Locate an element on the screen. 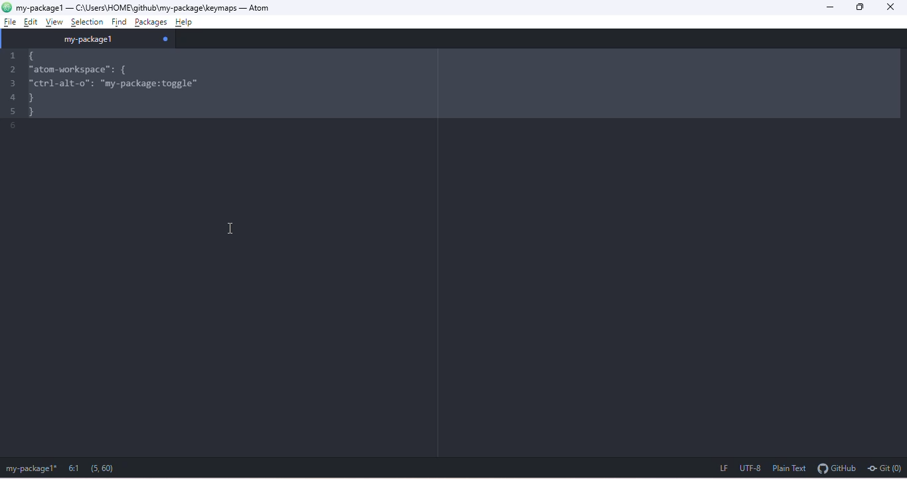 The height and width of the screenshot is (479, 907). atom logo is located at coordinates (7, 8).